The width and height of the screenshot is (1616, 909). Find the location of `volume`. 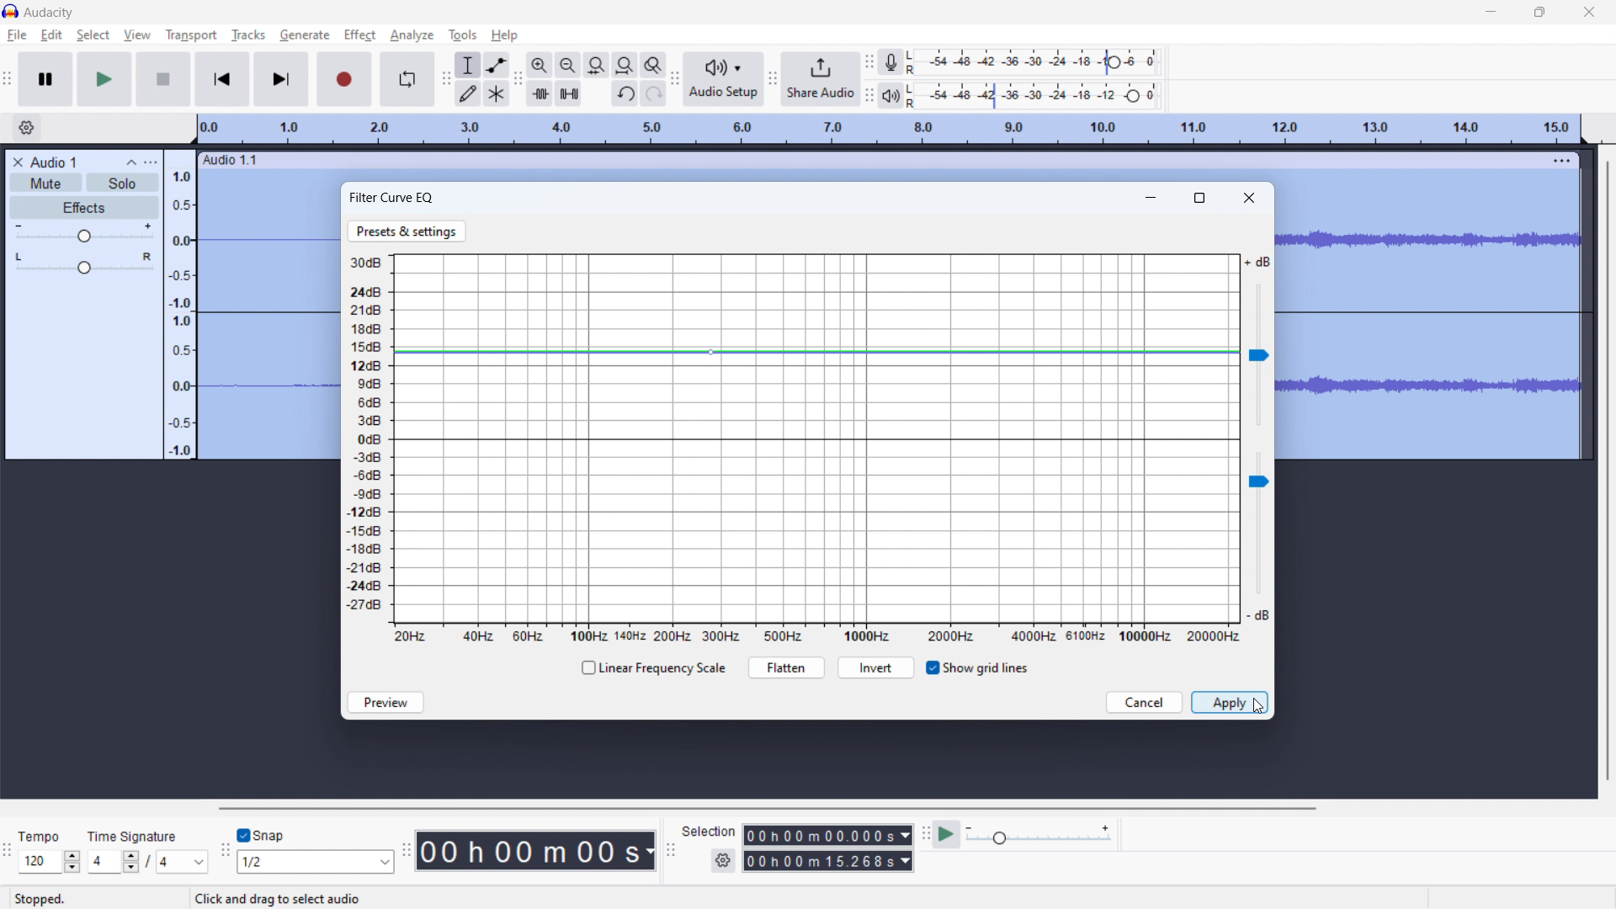

volume is located at coordinates (85, 233).